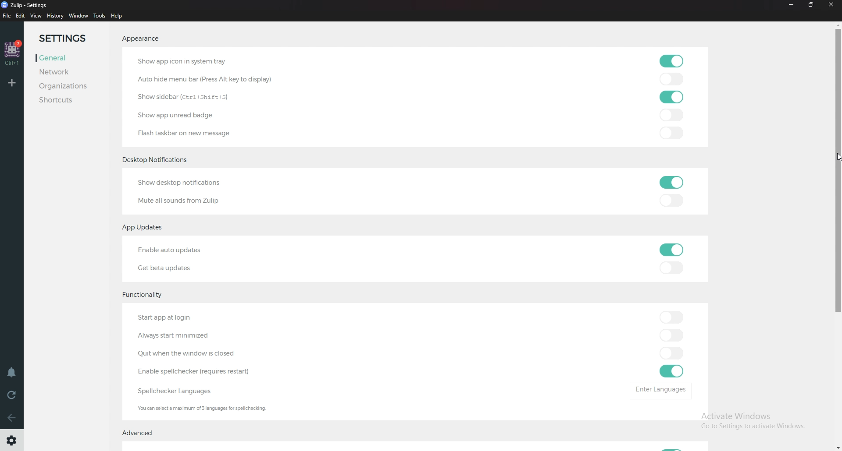  What do you see at coordinates (65, 72) in the screenshot?
I see `Network` at bounding box center [65, 72].